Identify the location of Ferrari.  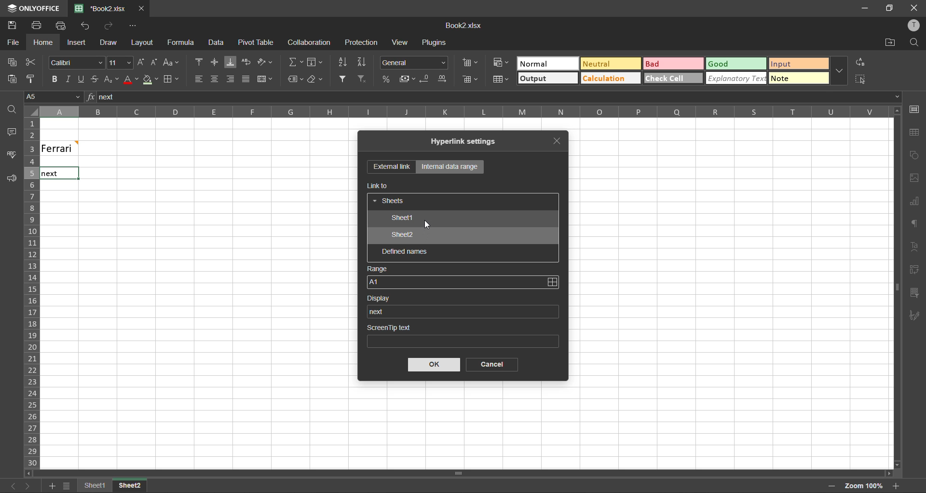
(73, 148).